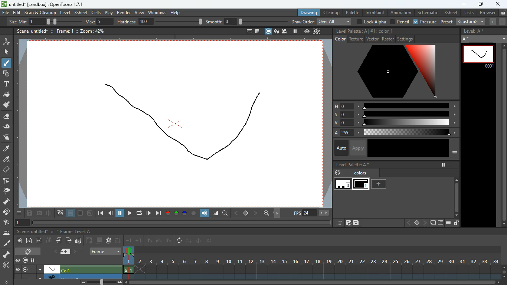 This screenshot has height=285, width=507. I want to click on blue, so click(185, 214).